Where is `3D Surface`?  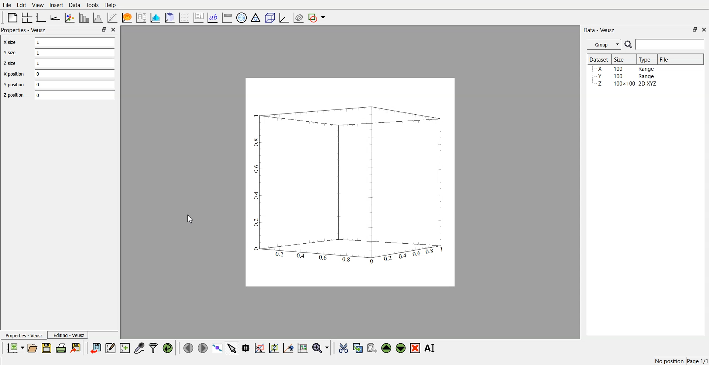 3D Surface is located at coordinates (155, 18).